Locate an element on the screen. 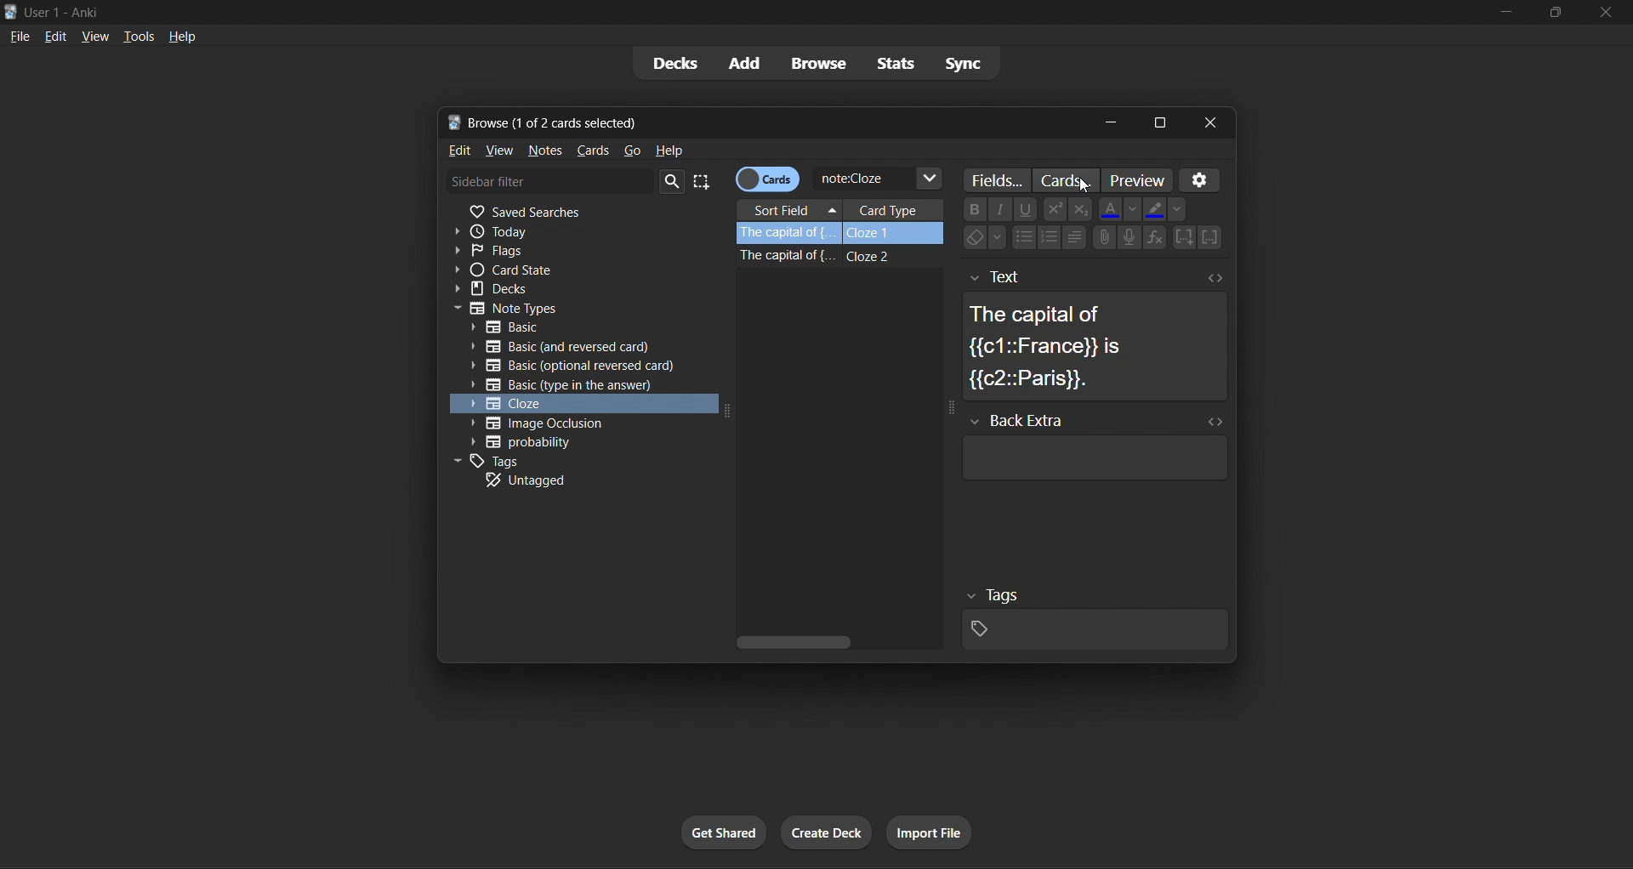 The width and height of the screenshot is (1633, 869). help is located at coordinates (187, 36).